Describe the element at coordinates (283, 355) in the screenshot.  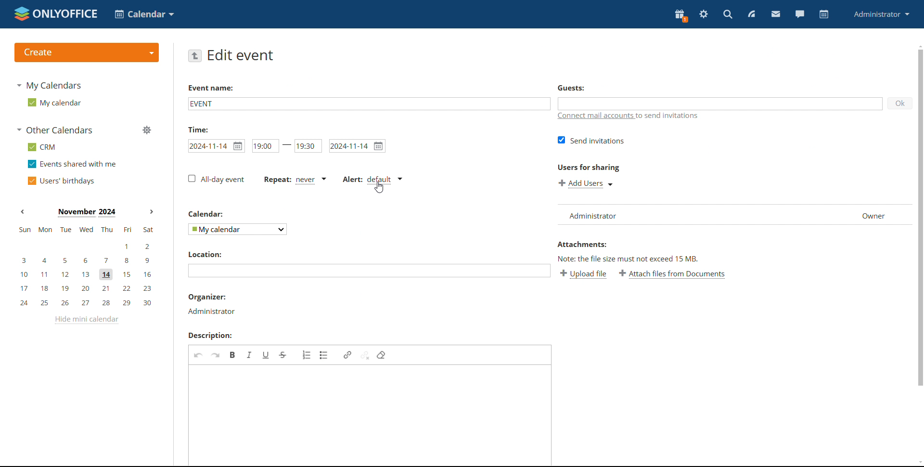
I see `strikethrough` at that location.